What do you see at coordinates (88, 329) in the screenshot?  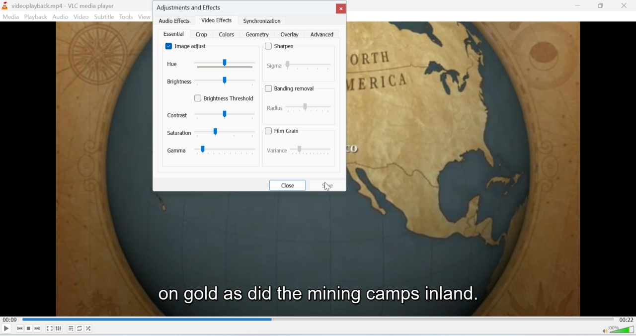 I see `Shuffle` at bounding box center [88, 329].